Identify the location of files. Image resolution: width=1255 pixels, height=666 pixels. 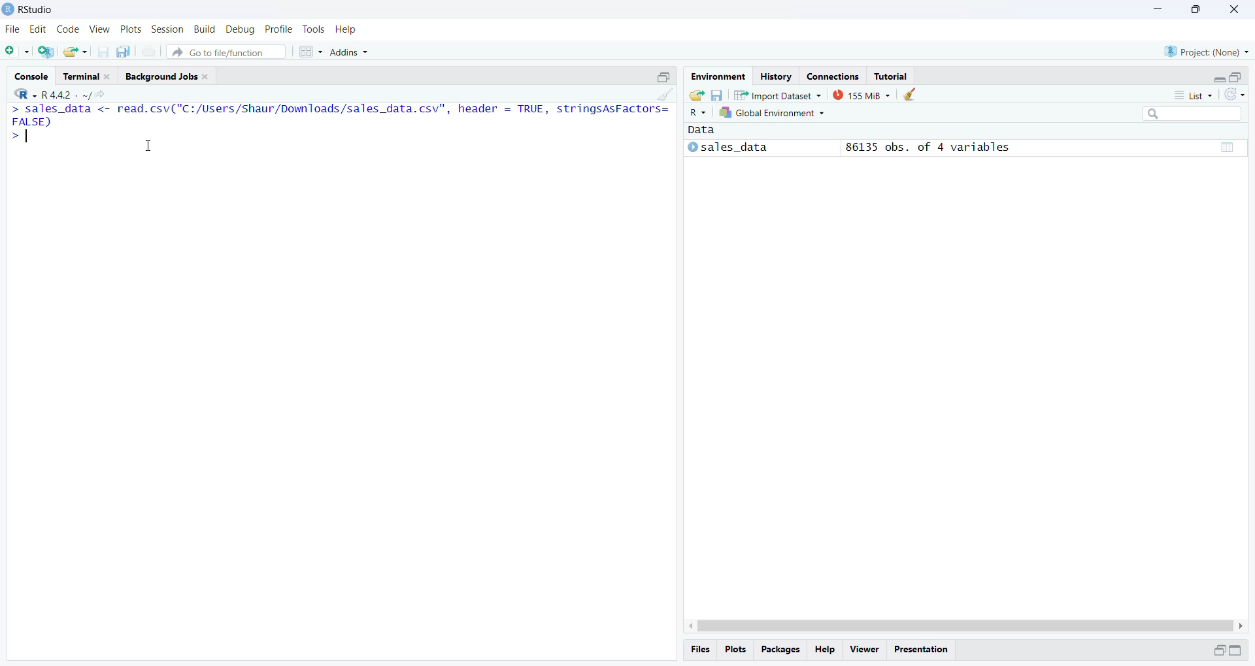
(701, 650).